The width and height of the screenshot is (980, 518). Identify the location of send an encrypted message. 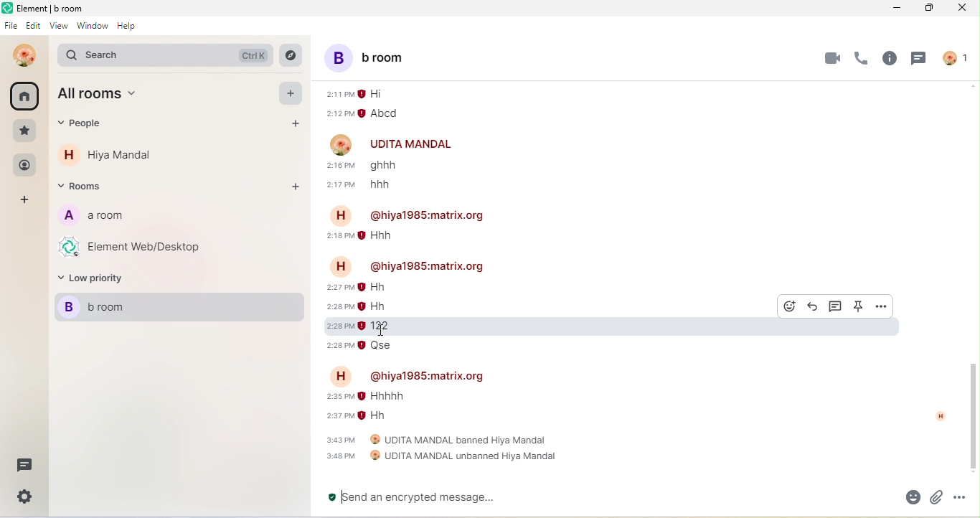
(423, 498).